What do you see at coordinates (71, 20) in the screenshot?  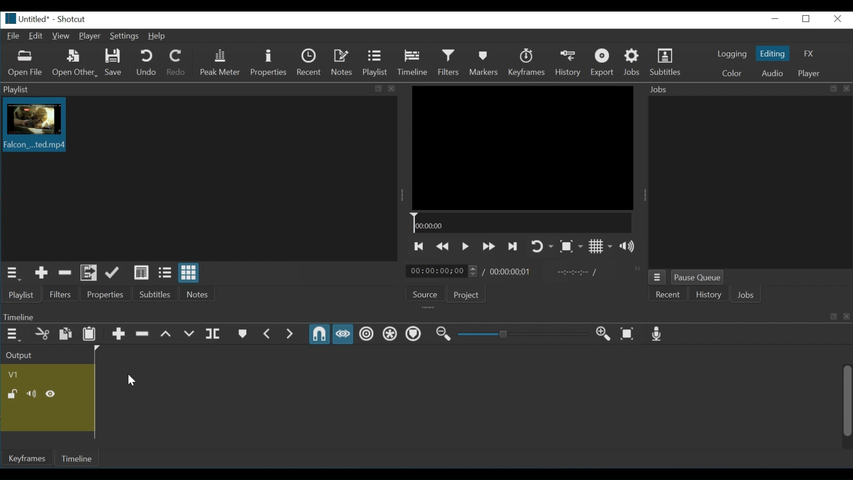 I see `Shotcut` at bounding box center [71, 20].